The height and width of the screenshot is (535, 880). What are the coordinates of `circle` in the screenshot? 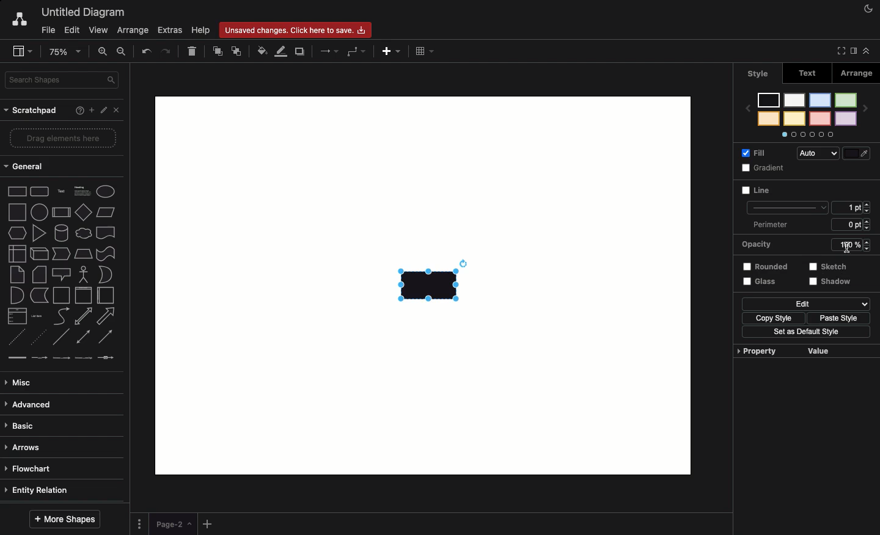 It's located at (40, 212).